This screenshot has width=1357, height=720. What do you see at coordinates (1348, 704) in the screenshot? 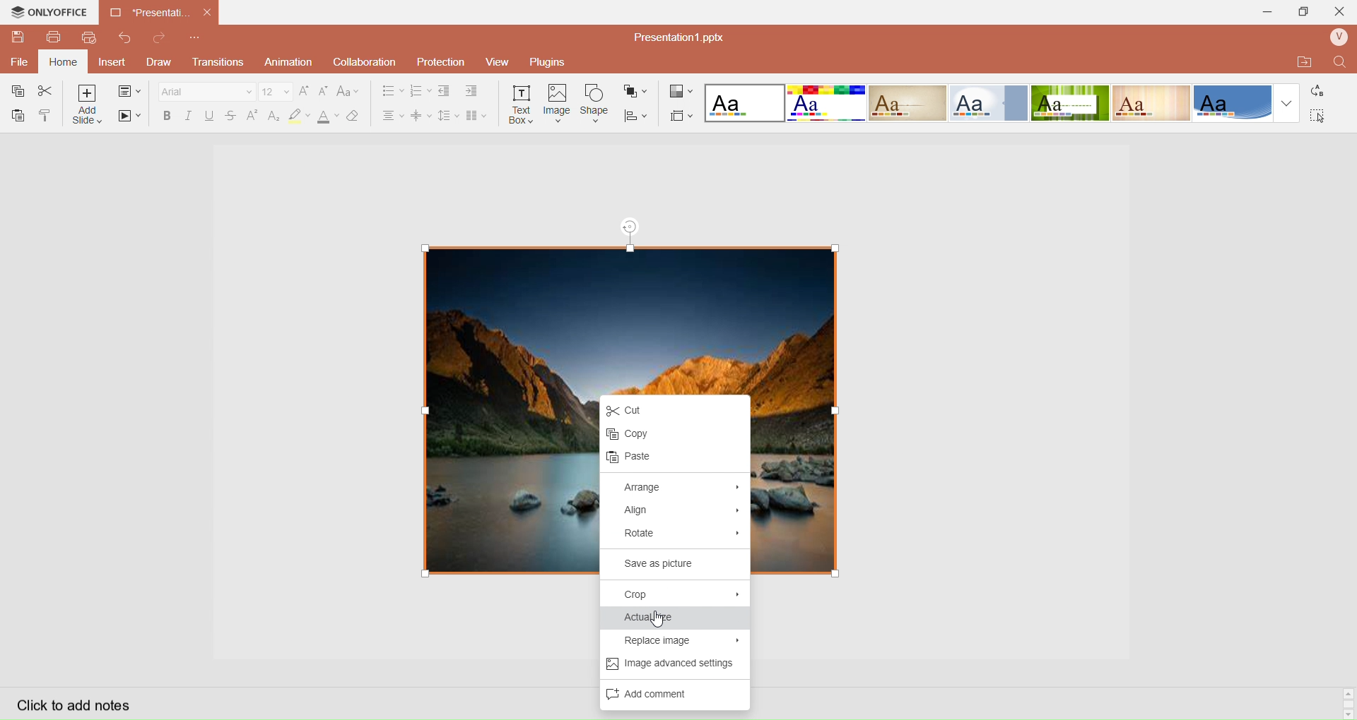
I see `Scroll bar` at bounding box center [1348, 704].